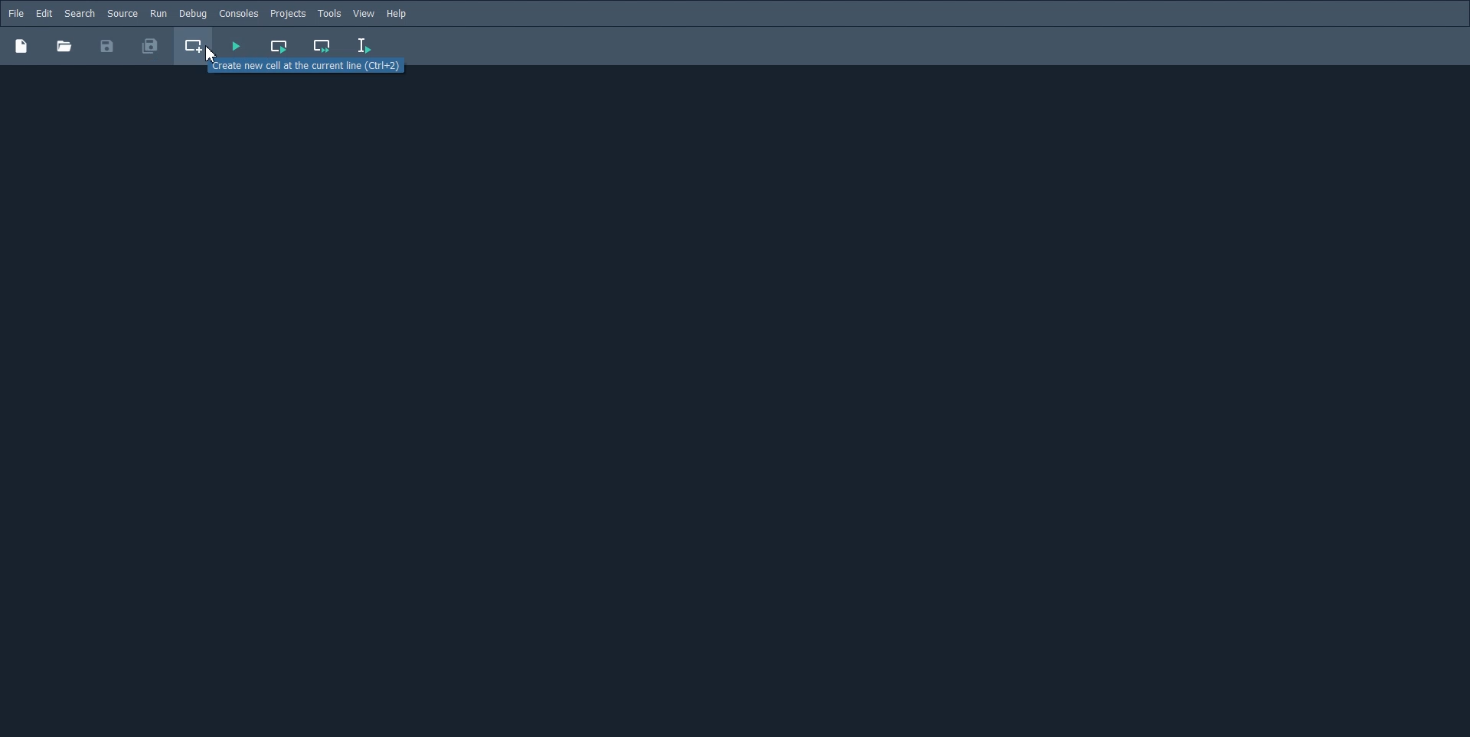 This screenshot has width=1470, height=737. Describe the element at coordinates (80, 14) in the screenshot. I see `Search` at that location.